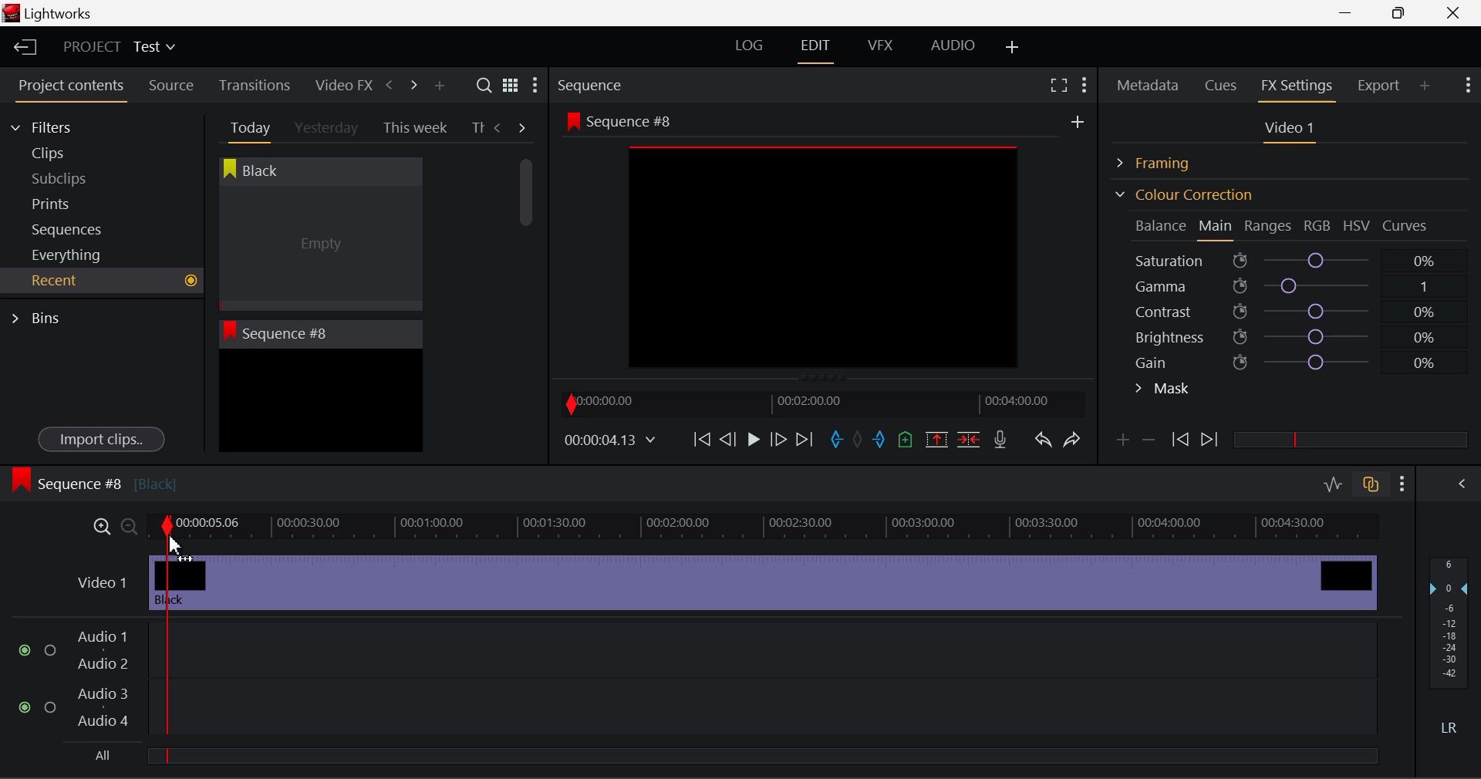 The image size is (1481, 779). I want to click on This week Tab, so click(413, 128).